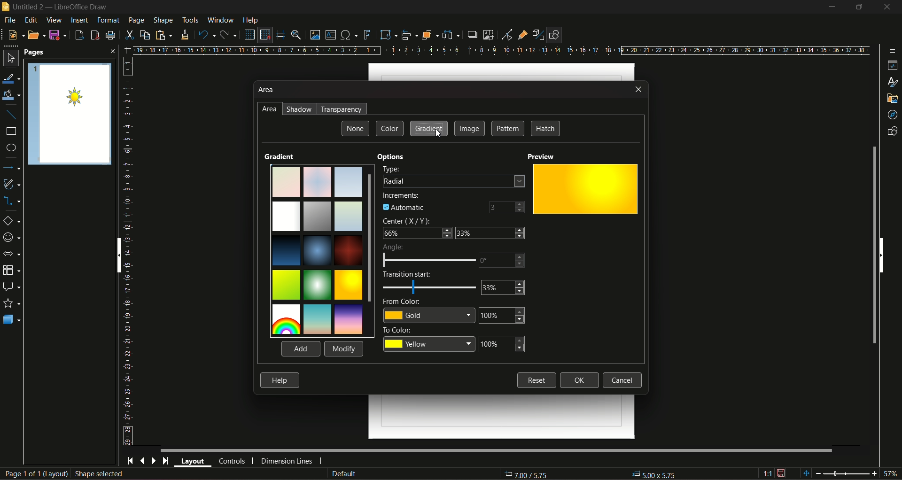 The image size is (902, 480). Describe the element at coordinates (281, 381) in the screenshot. I see `Help` at that location.